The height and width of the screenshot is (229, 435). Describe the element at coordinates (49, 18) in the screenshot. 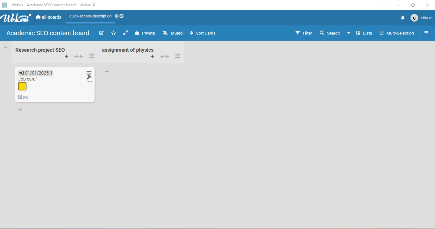

I see `all boards` at that location.